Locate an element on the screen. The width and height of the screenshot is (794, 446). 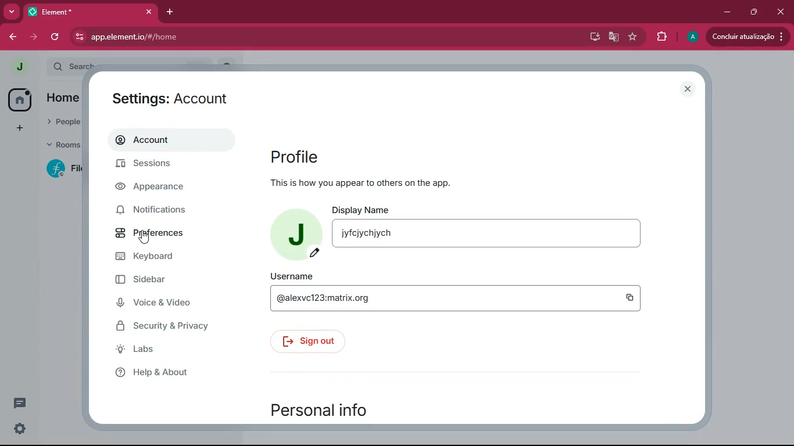
cursor  is located at coordinates (144, 238).